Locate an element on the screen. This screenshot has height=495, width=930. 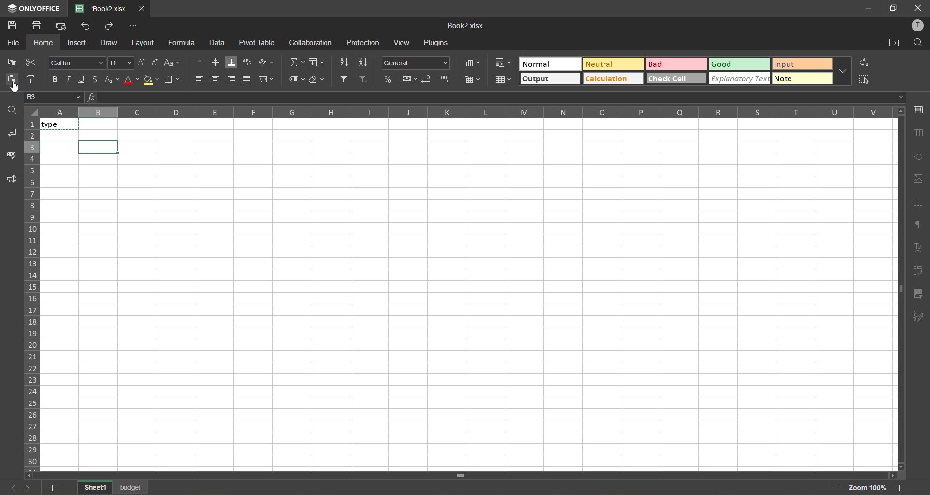
text is located at coordinates (918, 247).